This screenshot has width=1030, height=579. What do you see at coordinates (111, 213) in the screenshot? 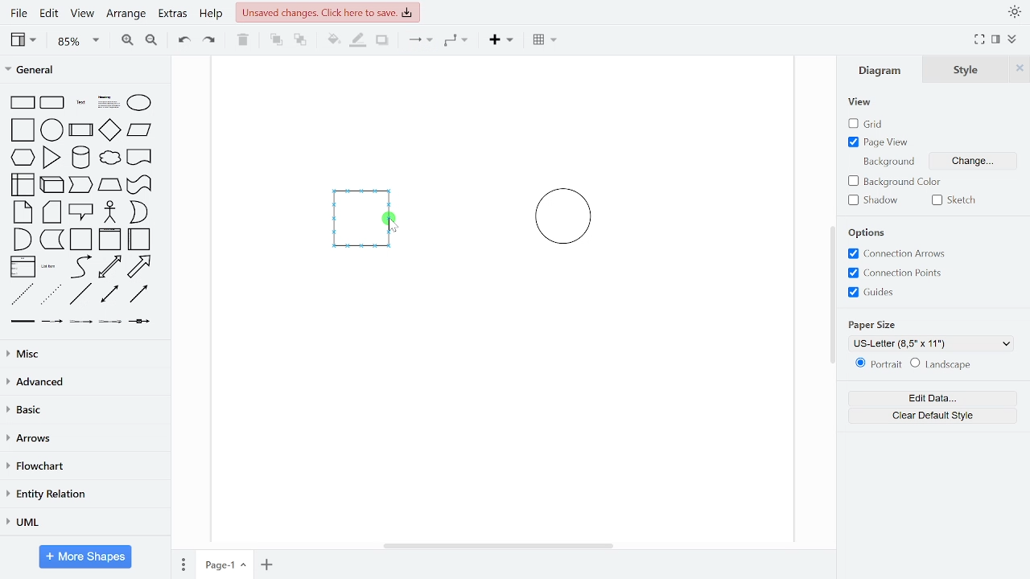
I see `actor` at bounding box center [111, 213].